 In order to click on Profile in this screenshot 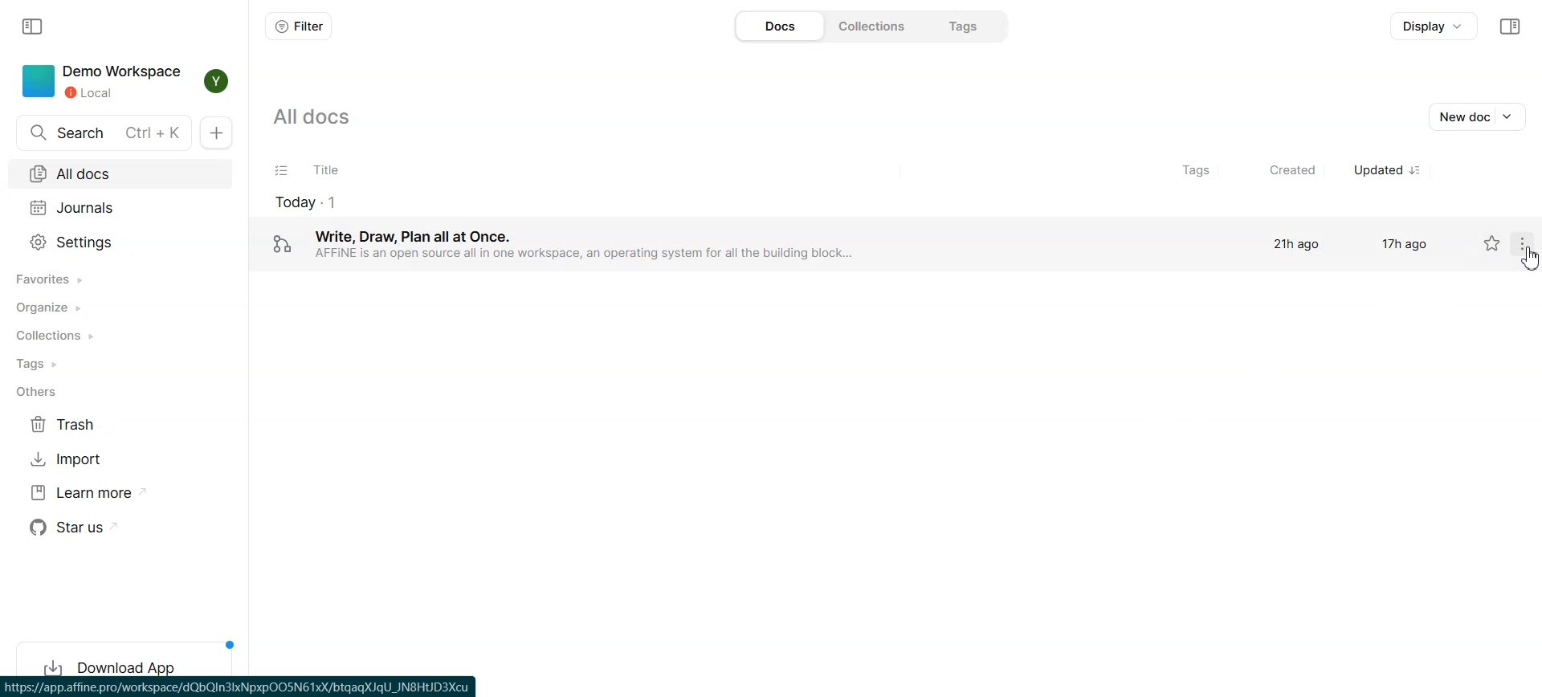, I will do `click(218, 81)`.